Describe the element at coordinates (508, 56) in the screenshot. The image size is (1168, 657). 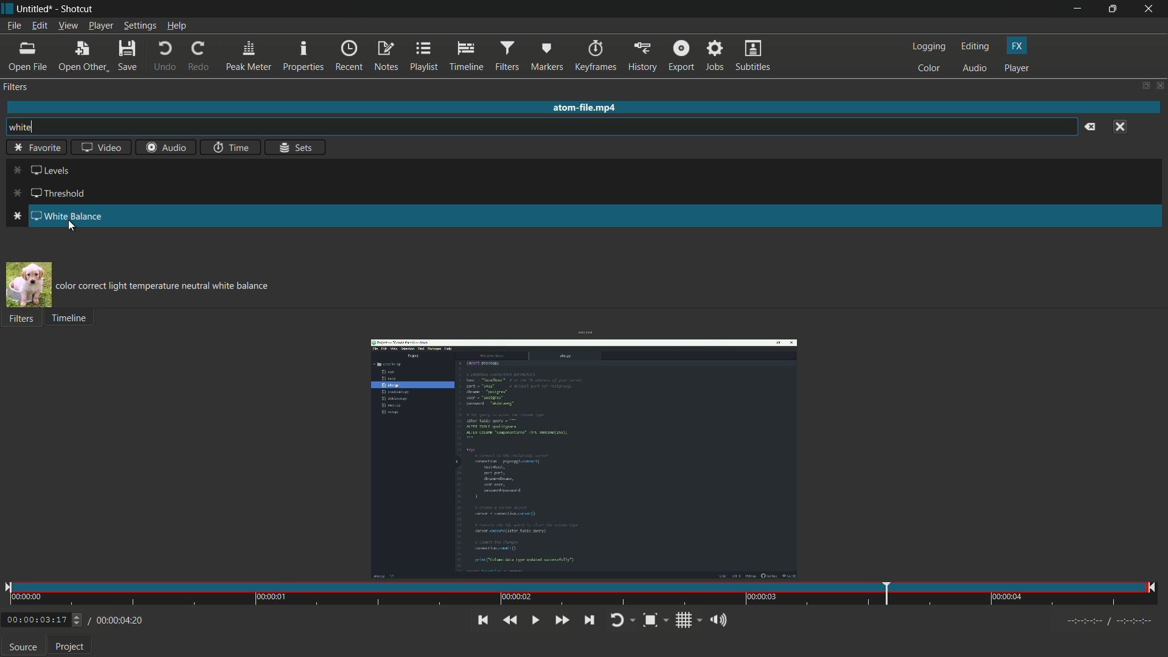
I see `filters` at that location.